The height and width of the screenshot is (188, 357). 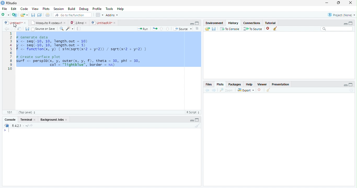 What do you see at coordinates (6, 131) in the screenshot?
I see `New line` at bounding box center [6, 131].